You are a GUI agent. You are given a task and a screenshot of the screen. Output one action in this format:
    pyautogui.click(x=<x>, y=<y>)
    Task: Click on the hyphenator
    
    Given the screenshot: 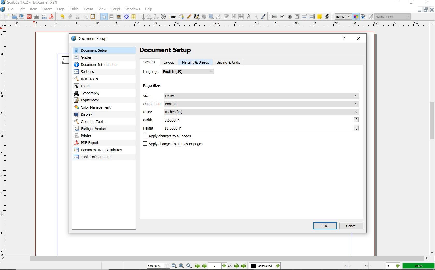 What is the action you would take?
    pyautogui.click(x=89, y=101)
    